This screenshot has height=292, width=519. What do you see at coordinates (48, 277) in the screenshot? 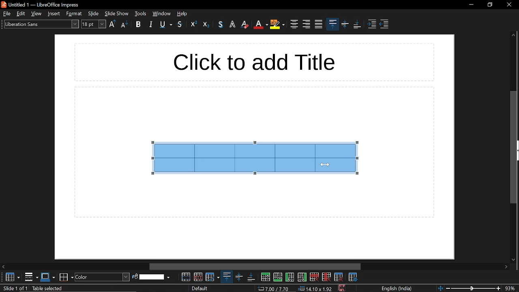
I see `border style` at bounding box center [48, 277].